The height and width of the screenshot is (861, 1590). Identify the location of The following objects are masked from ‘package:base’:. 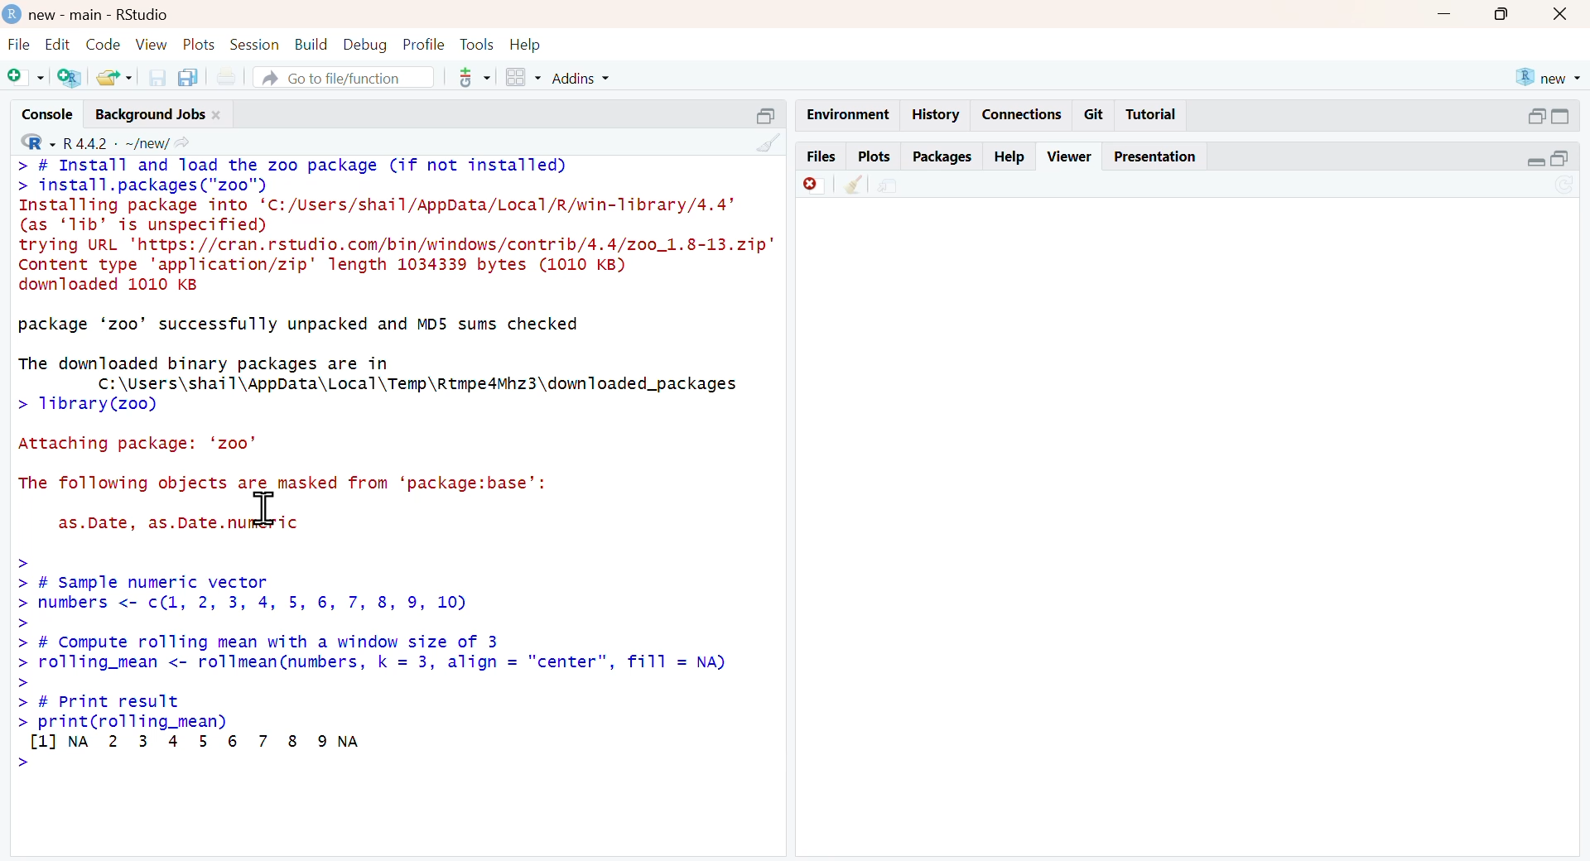
(283, 484).